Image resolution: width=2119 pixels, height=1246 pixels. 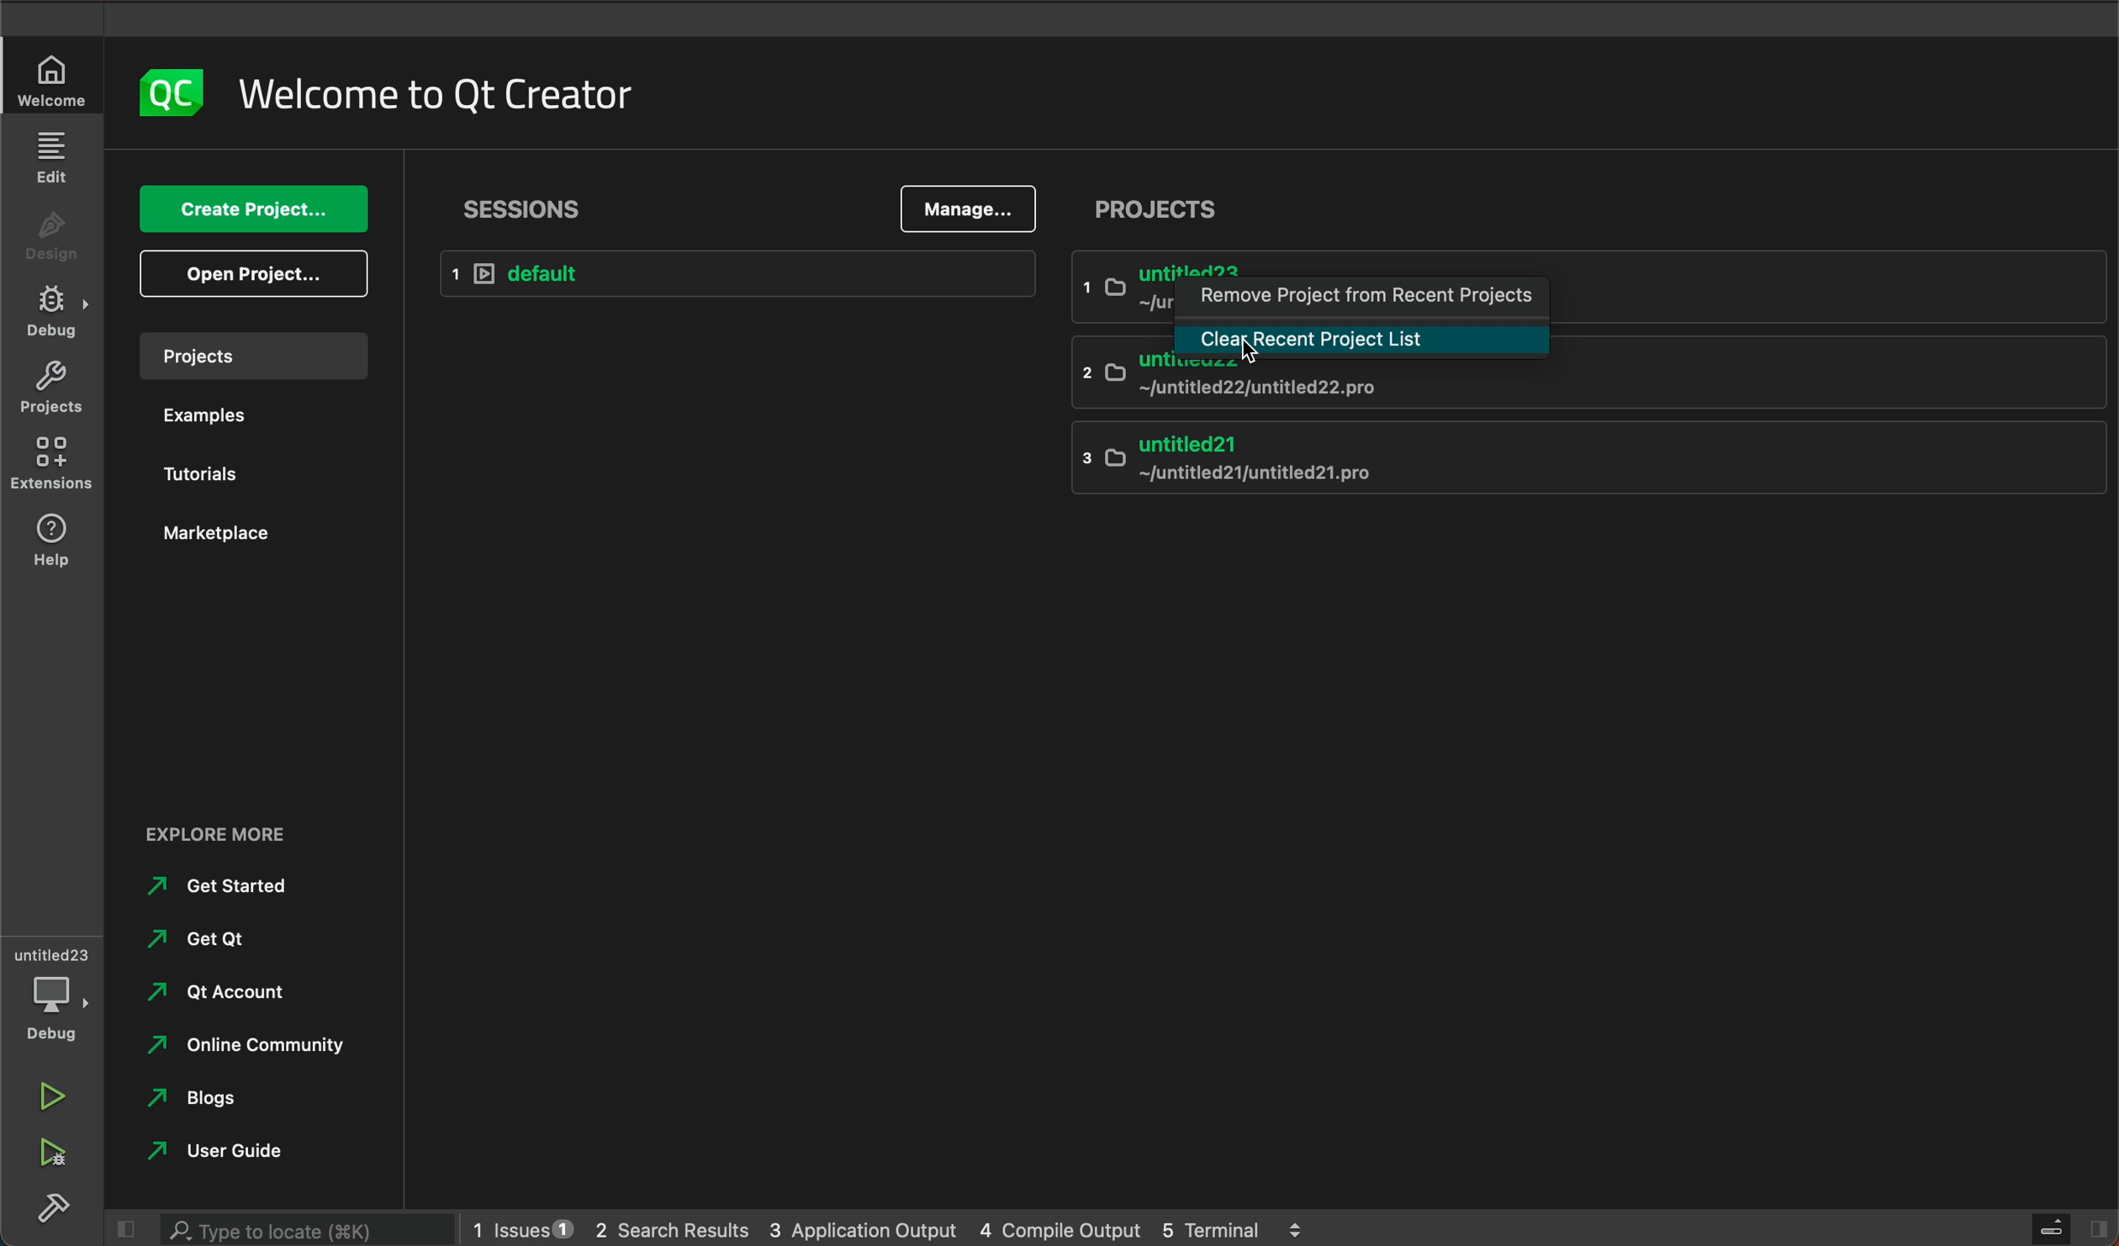 I want to click on logo, so click(x=172, y=95).